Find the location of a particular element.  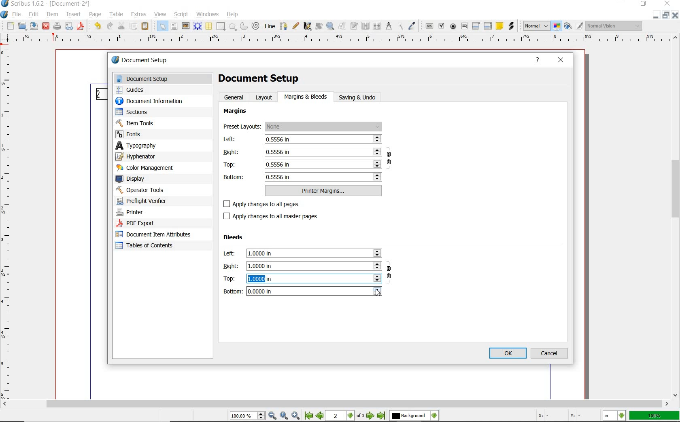

help is located at coordinates (540, 60).